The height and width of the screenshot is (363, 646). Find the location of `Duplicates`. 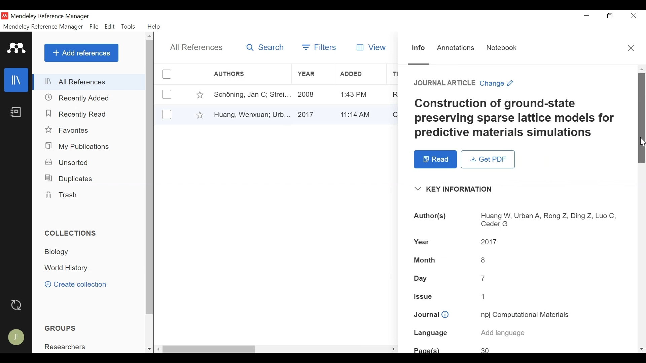

Duplicates is located at coordinates (68, 179).